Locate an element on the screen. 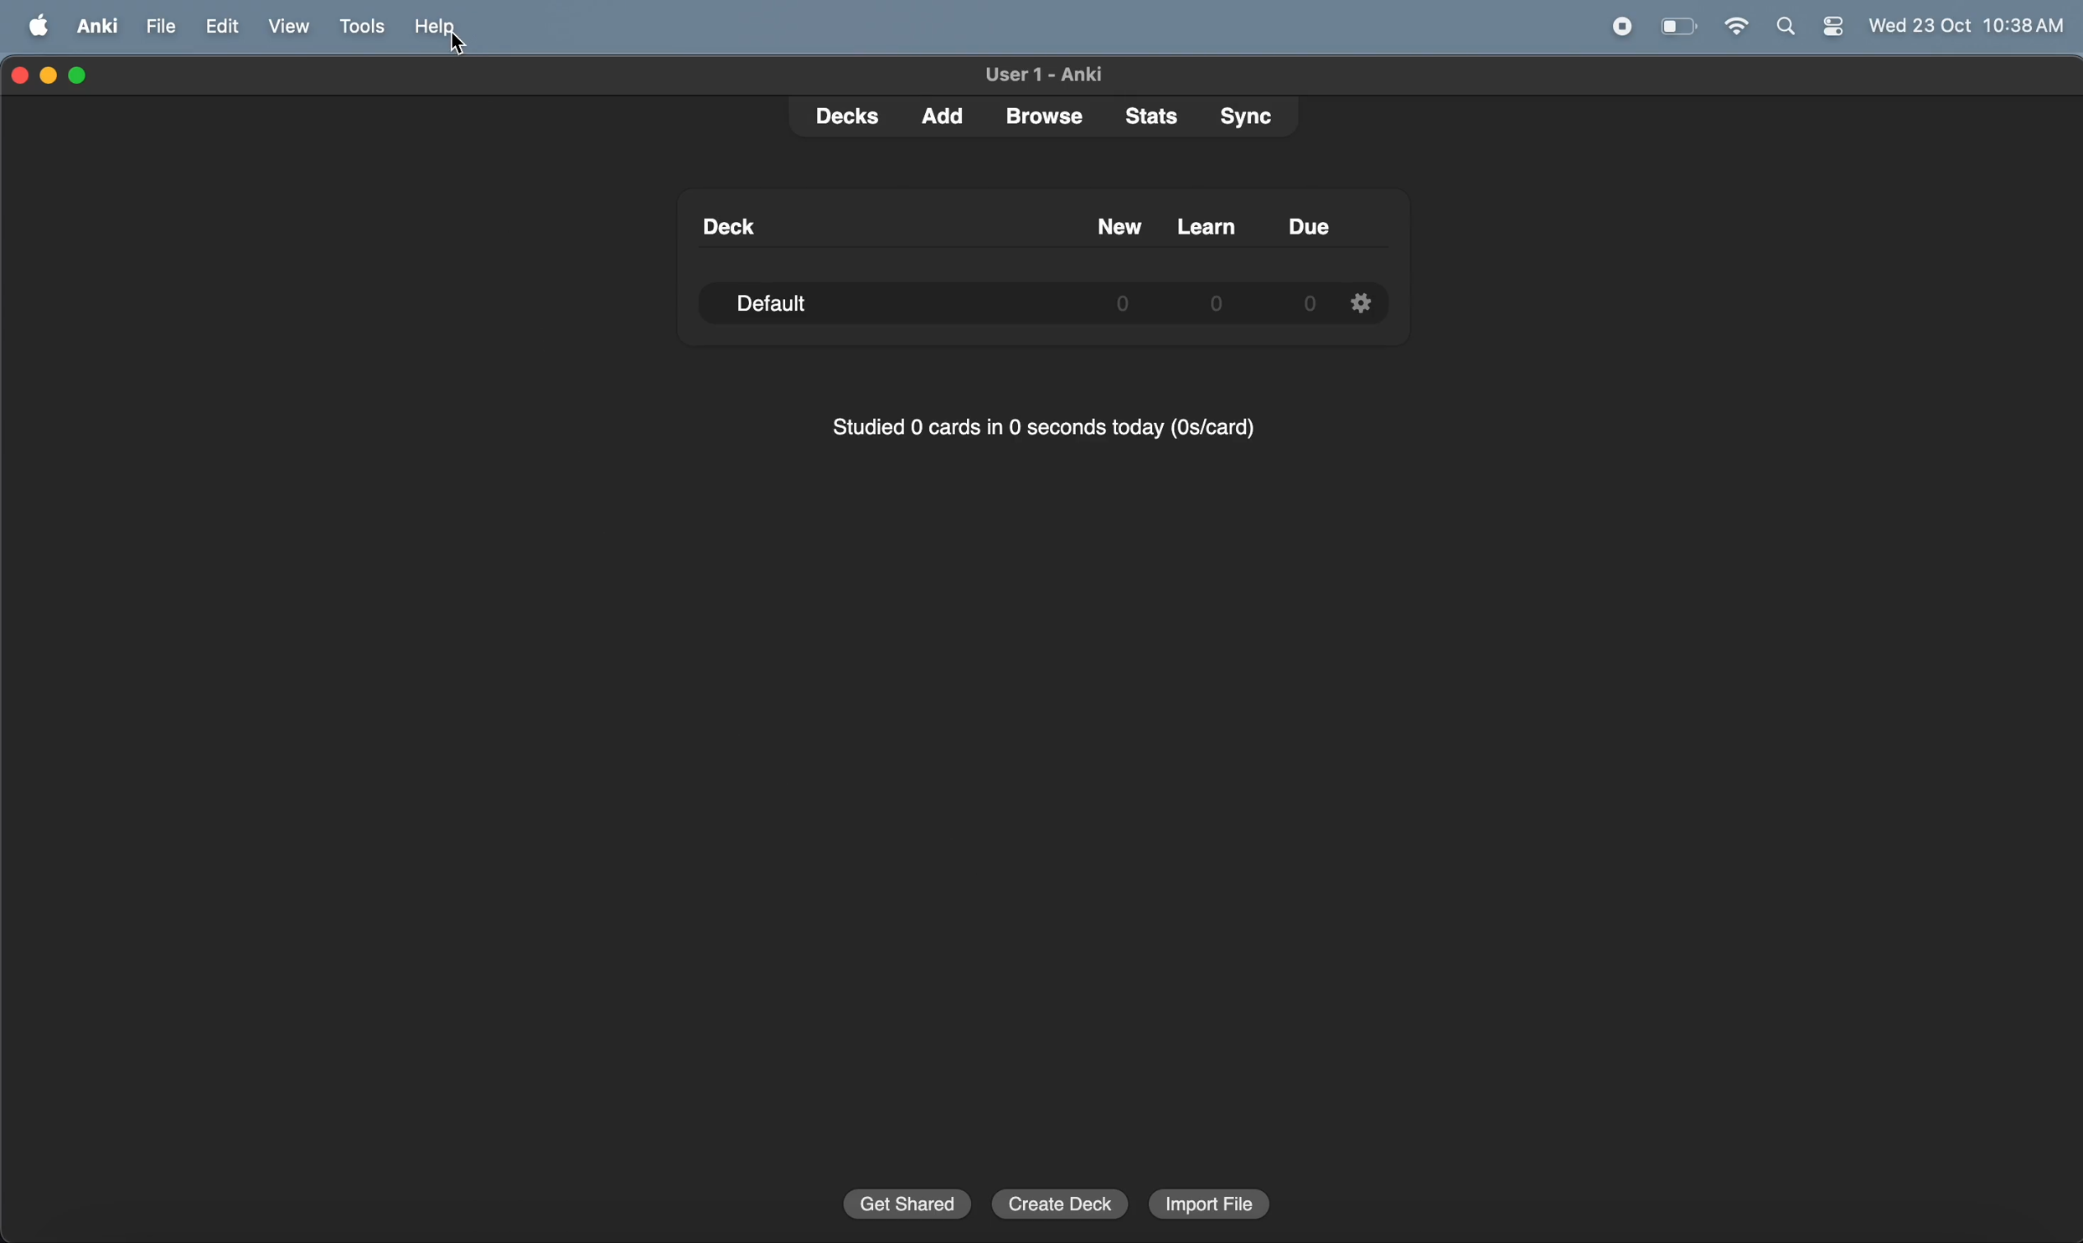 This screenshot has width=2083, height=1243. learn is located at coordinates (1205, 224).